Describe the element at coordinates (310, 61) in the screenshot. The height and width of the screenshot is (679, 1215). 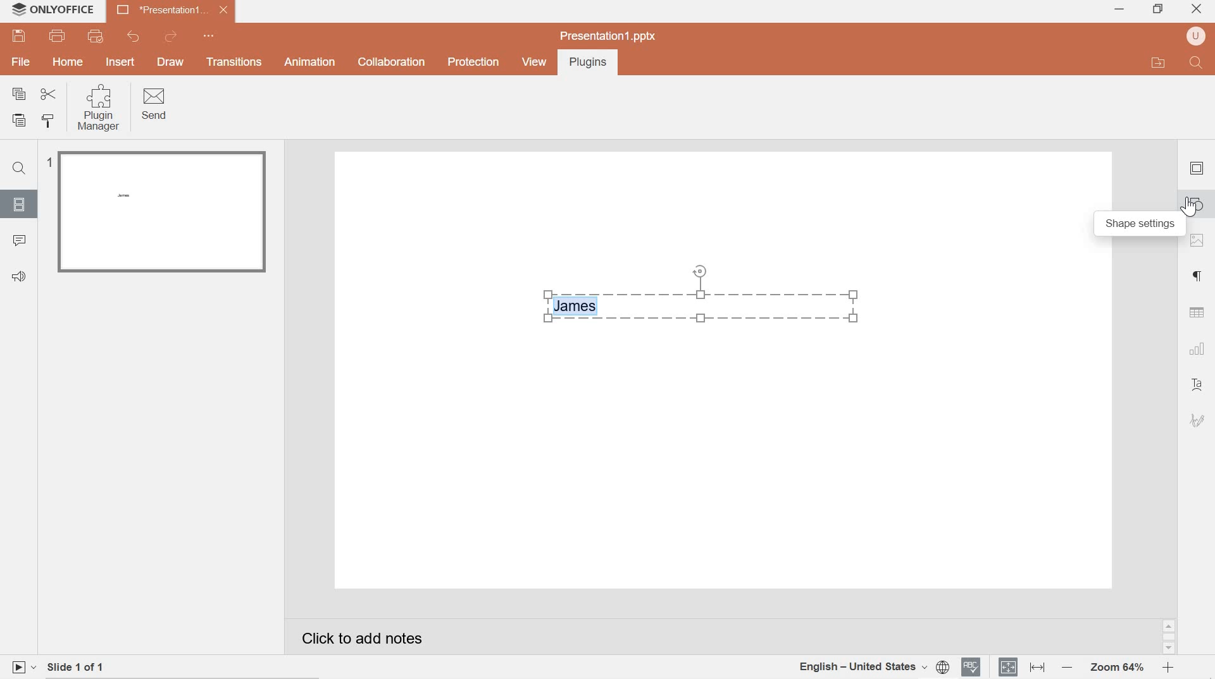
I see `Animation` at that location.